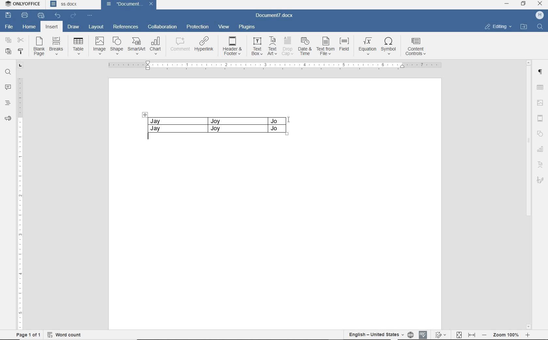 Image resolution: width=548 pixels, height=340 pixels. I want to click on DOCUMENT NAME, so click(276, 16).